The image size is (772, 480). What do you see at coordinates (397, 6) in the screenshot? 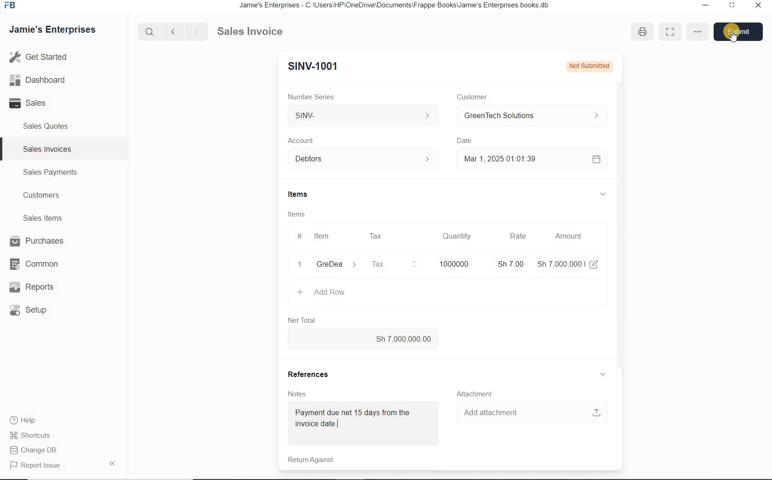
I see `Jamie's Enterprises - C:\Users\HP\OneDrive\Documents\Frappe Books\Jamie's Enterprises books.db` at bounding box center [397, 6].